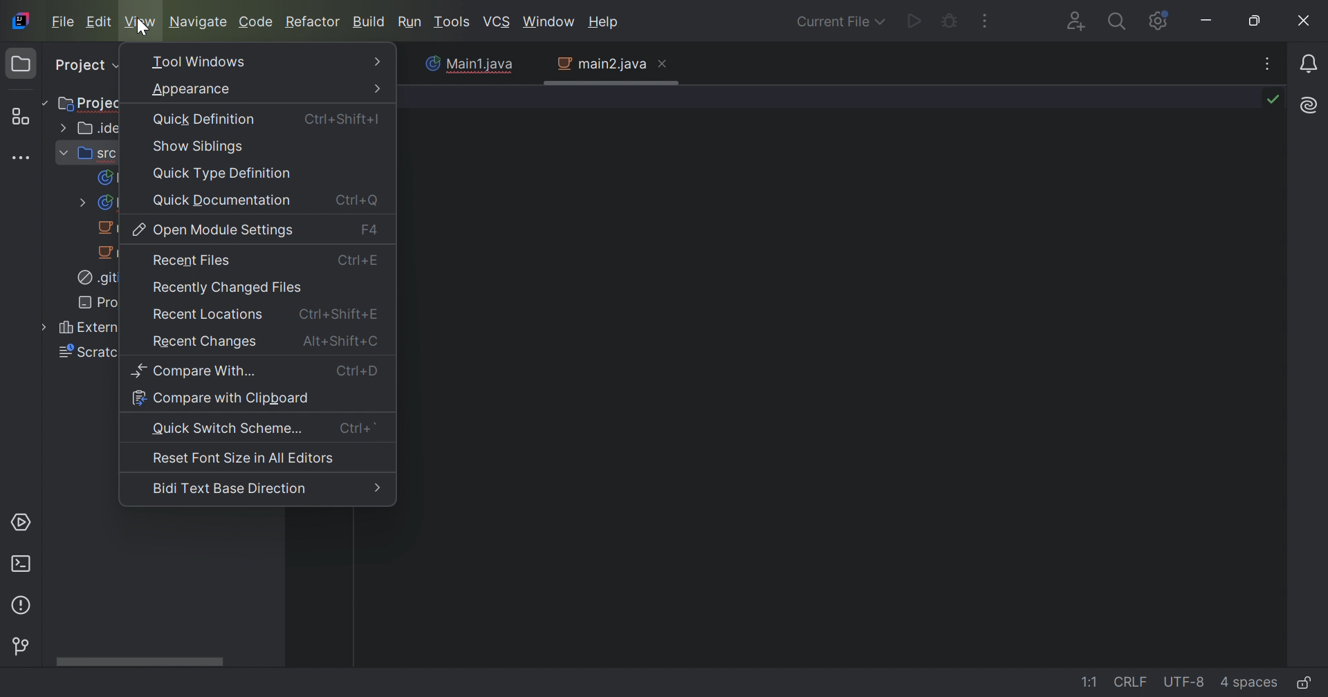 Image resolution: width=1328 pixels, height=697 pixels. What do you see at coordinates (85, 66) in the screenshot?
I see `Project` at bounding box center [85, 66].